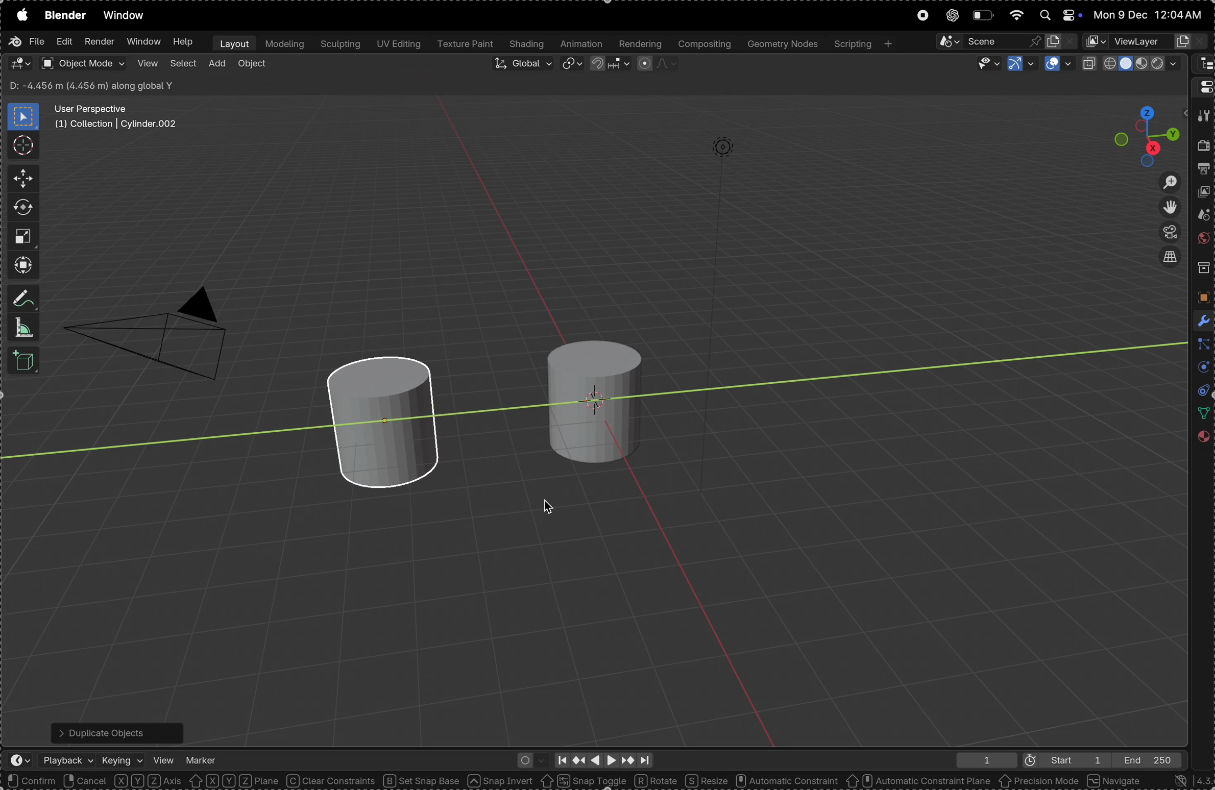  I want to click on out put, so click(1204, 170).